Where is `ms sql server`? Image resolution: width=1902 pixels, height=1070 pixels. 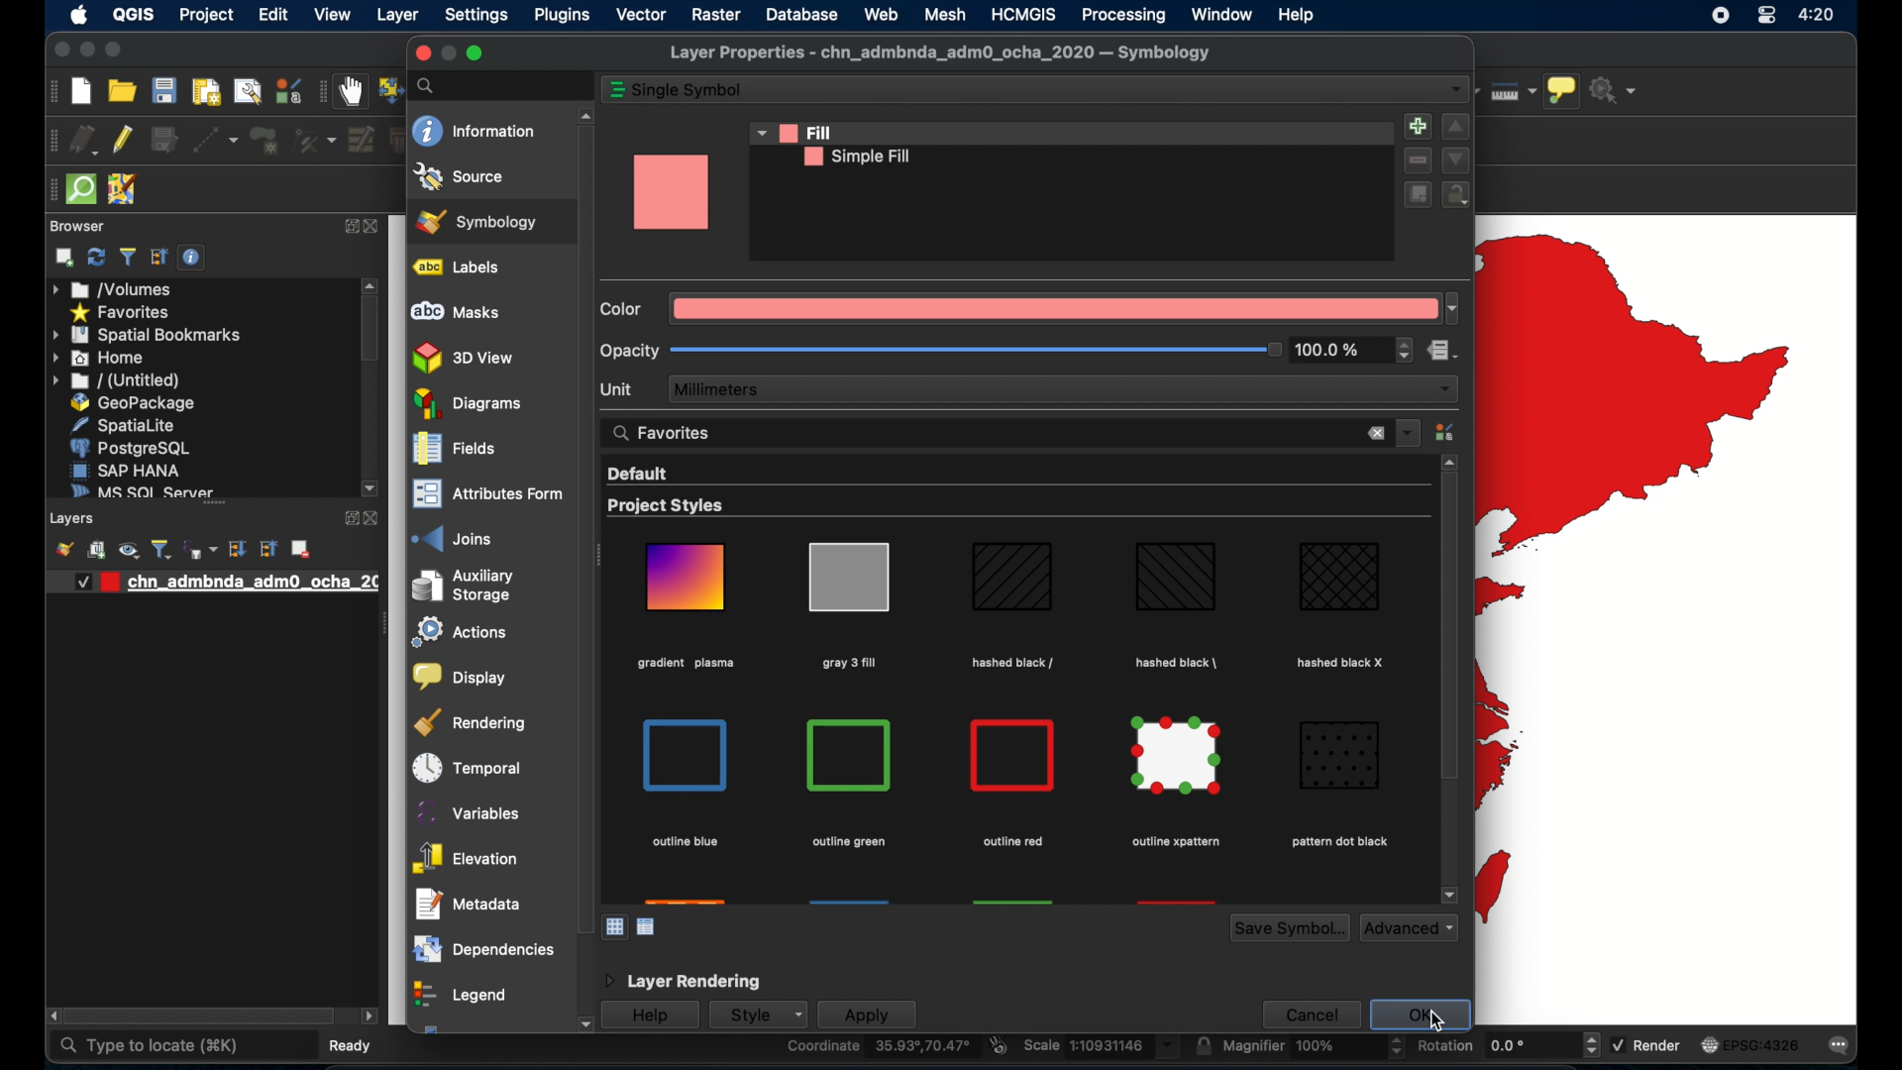
ms sql server is located at coordinates (139, 489).